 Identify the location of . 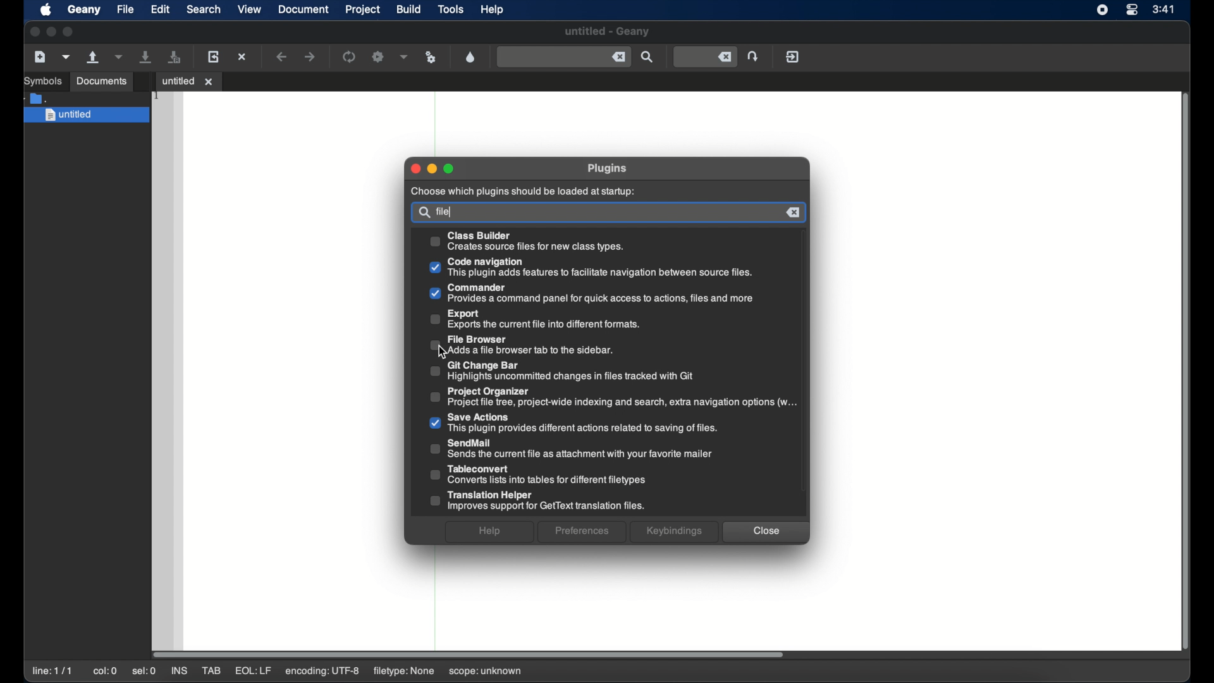
(591, 294).